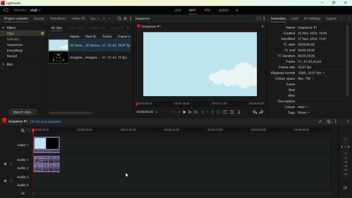 This screenshot has height=198, width=352. Describe the element at coordinates (109, 48) in the screenshot. I see `tracks` at that location.